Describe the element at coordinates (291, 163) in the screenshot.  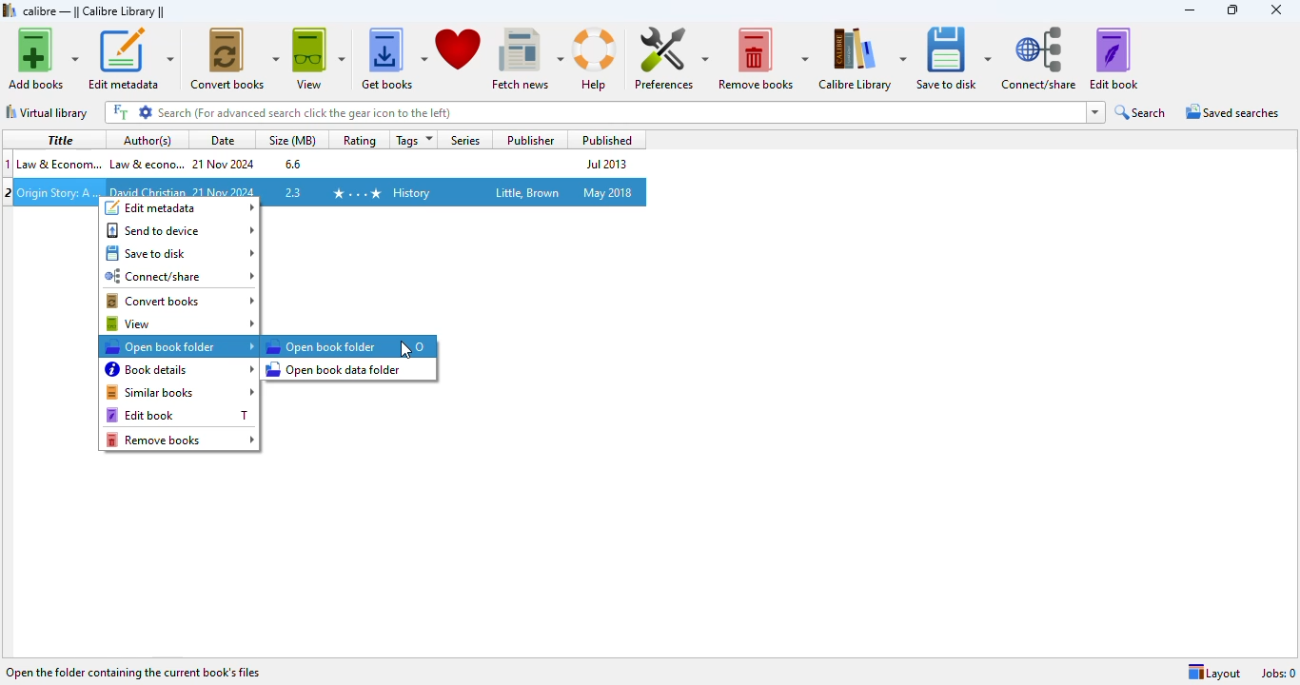
I see `6.6` at that location.